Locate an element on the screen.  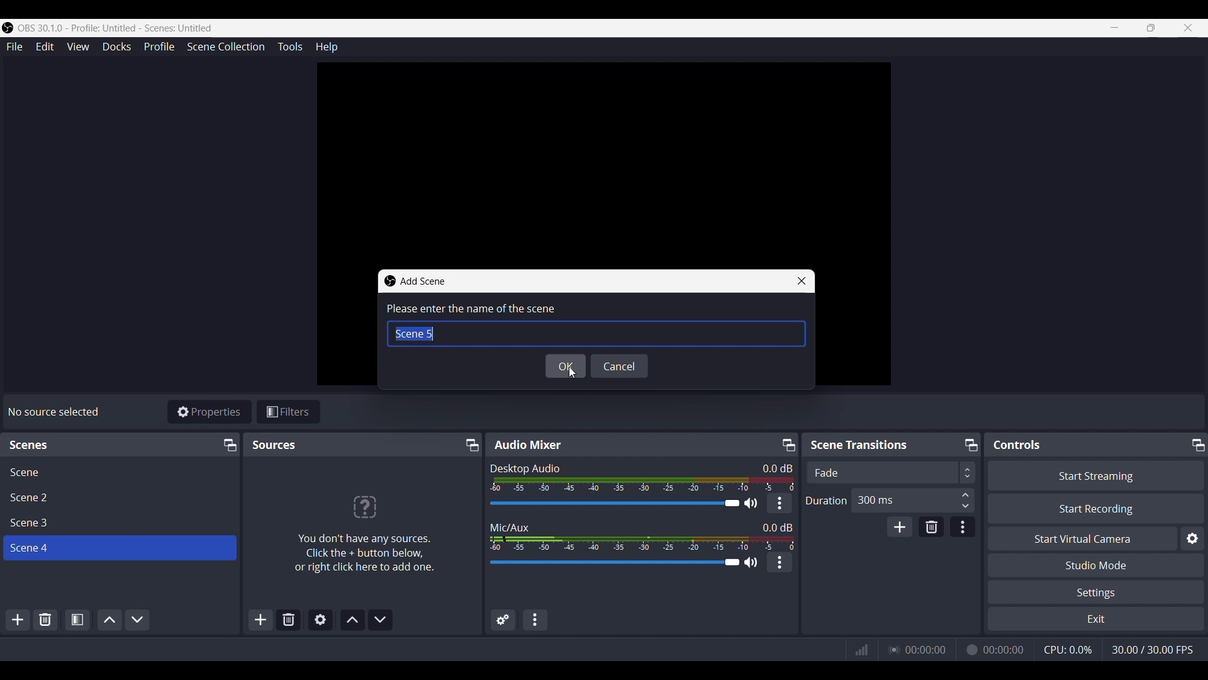
Minimize is located at coordinates (1196, 444).